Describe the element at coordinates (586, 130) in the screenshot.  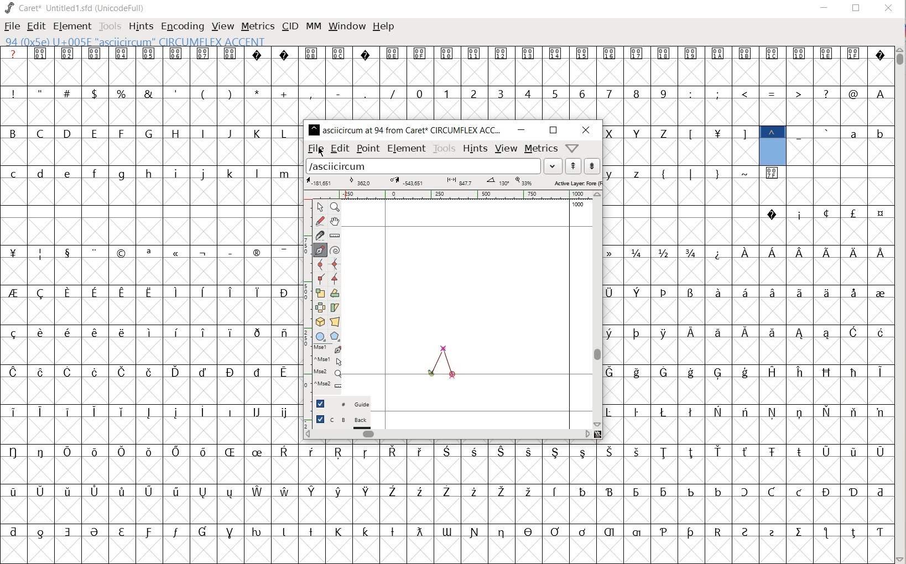
I see `close` at that location.